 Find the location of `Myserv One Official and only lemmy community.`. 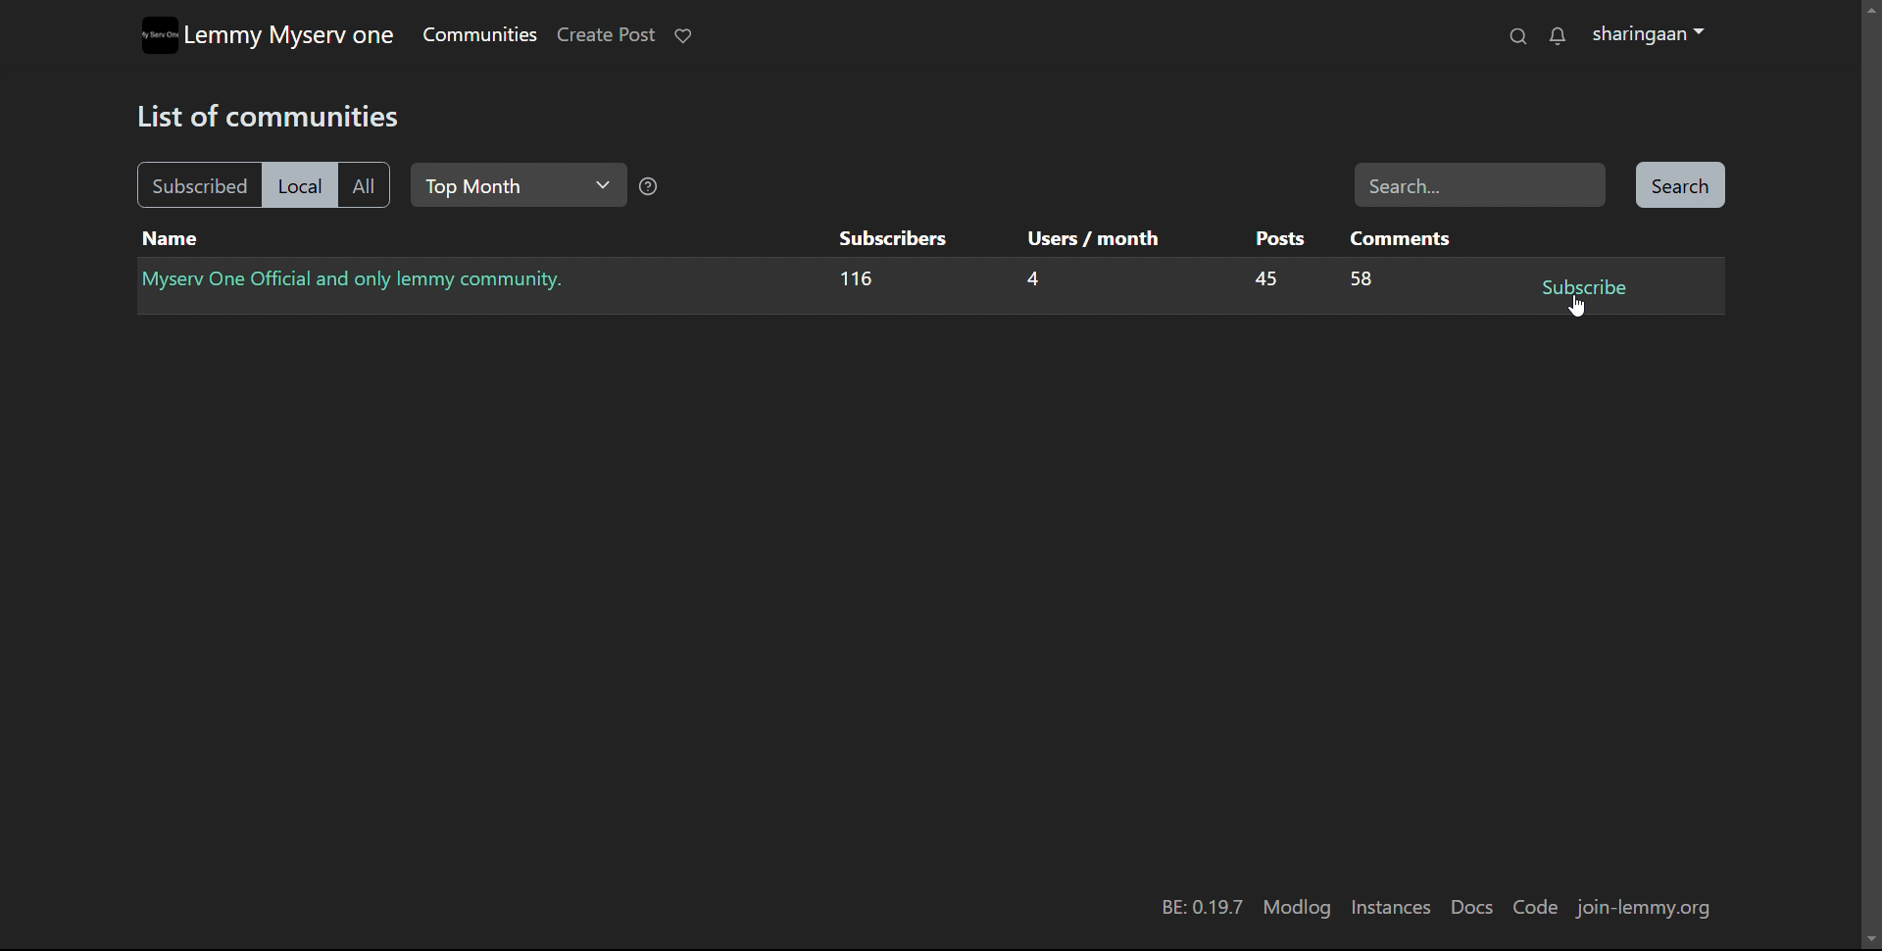

Myserv One Official and only lemmy community. is located at coordinates (359, 279).